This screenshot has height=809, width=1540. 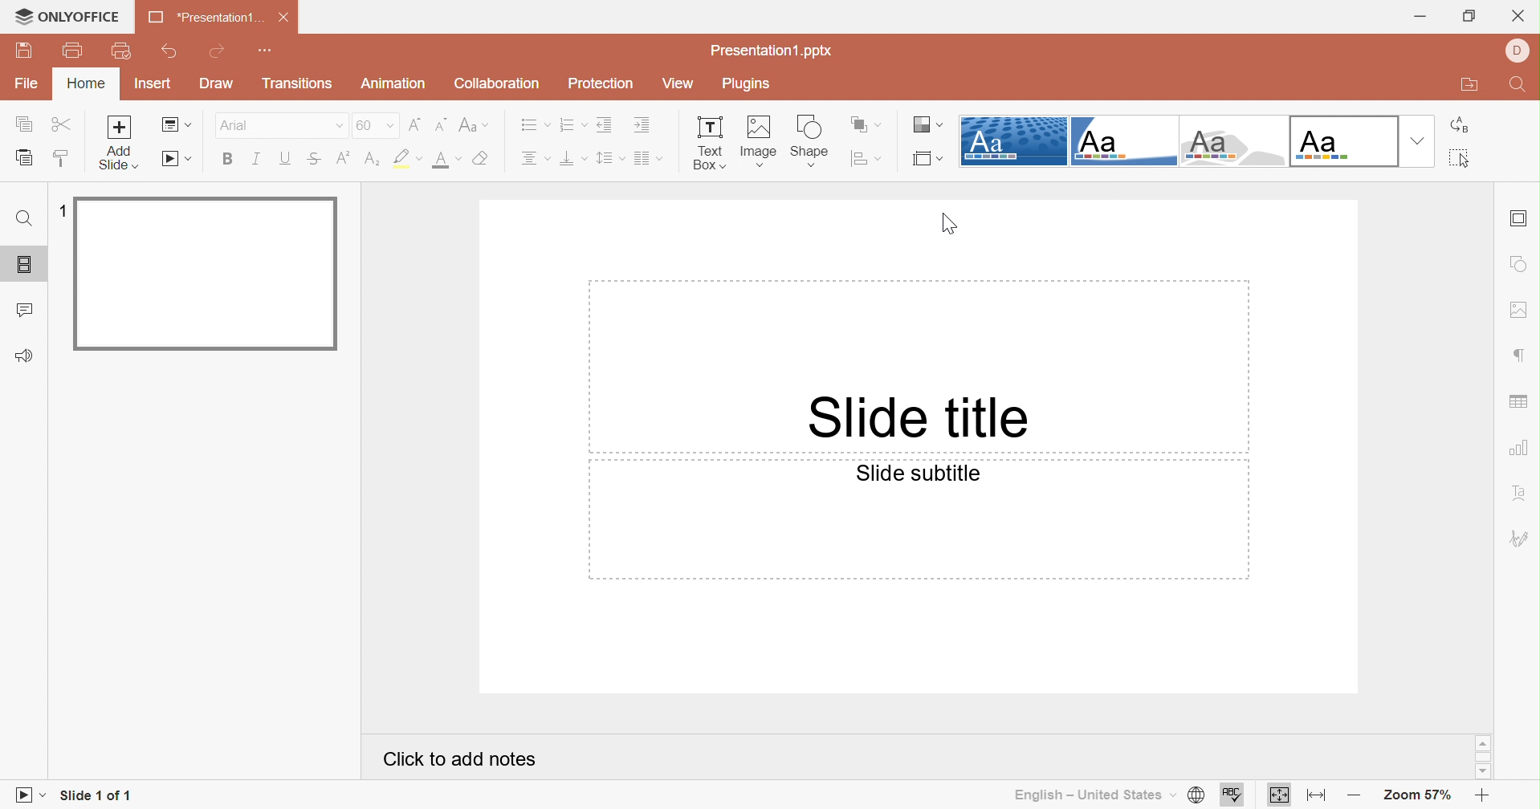 What do you see at coordinates (172, 51) in the screenshot?
I see `Undo` at bounding box center [172, 51].